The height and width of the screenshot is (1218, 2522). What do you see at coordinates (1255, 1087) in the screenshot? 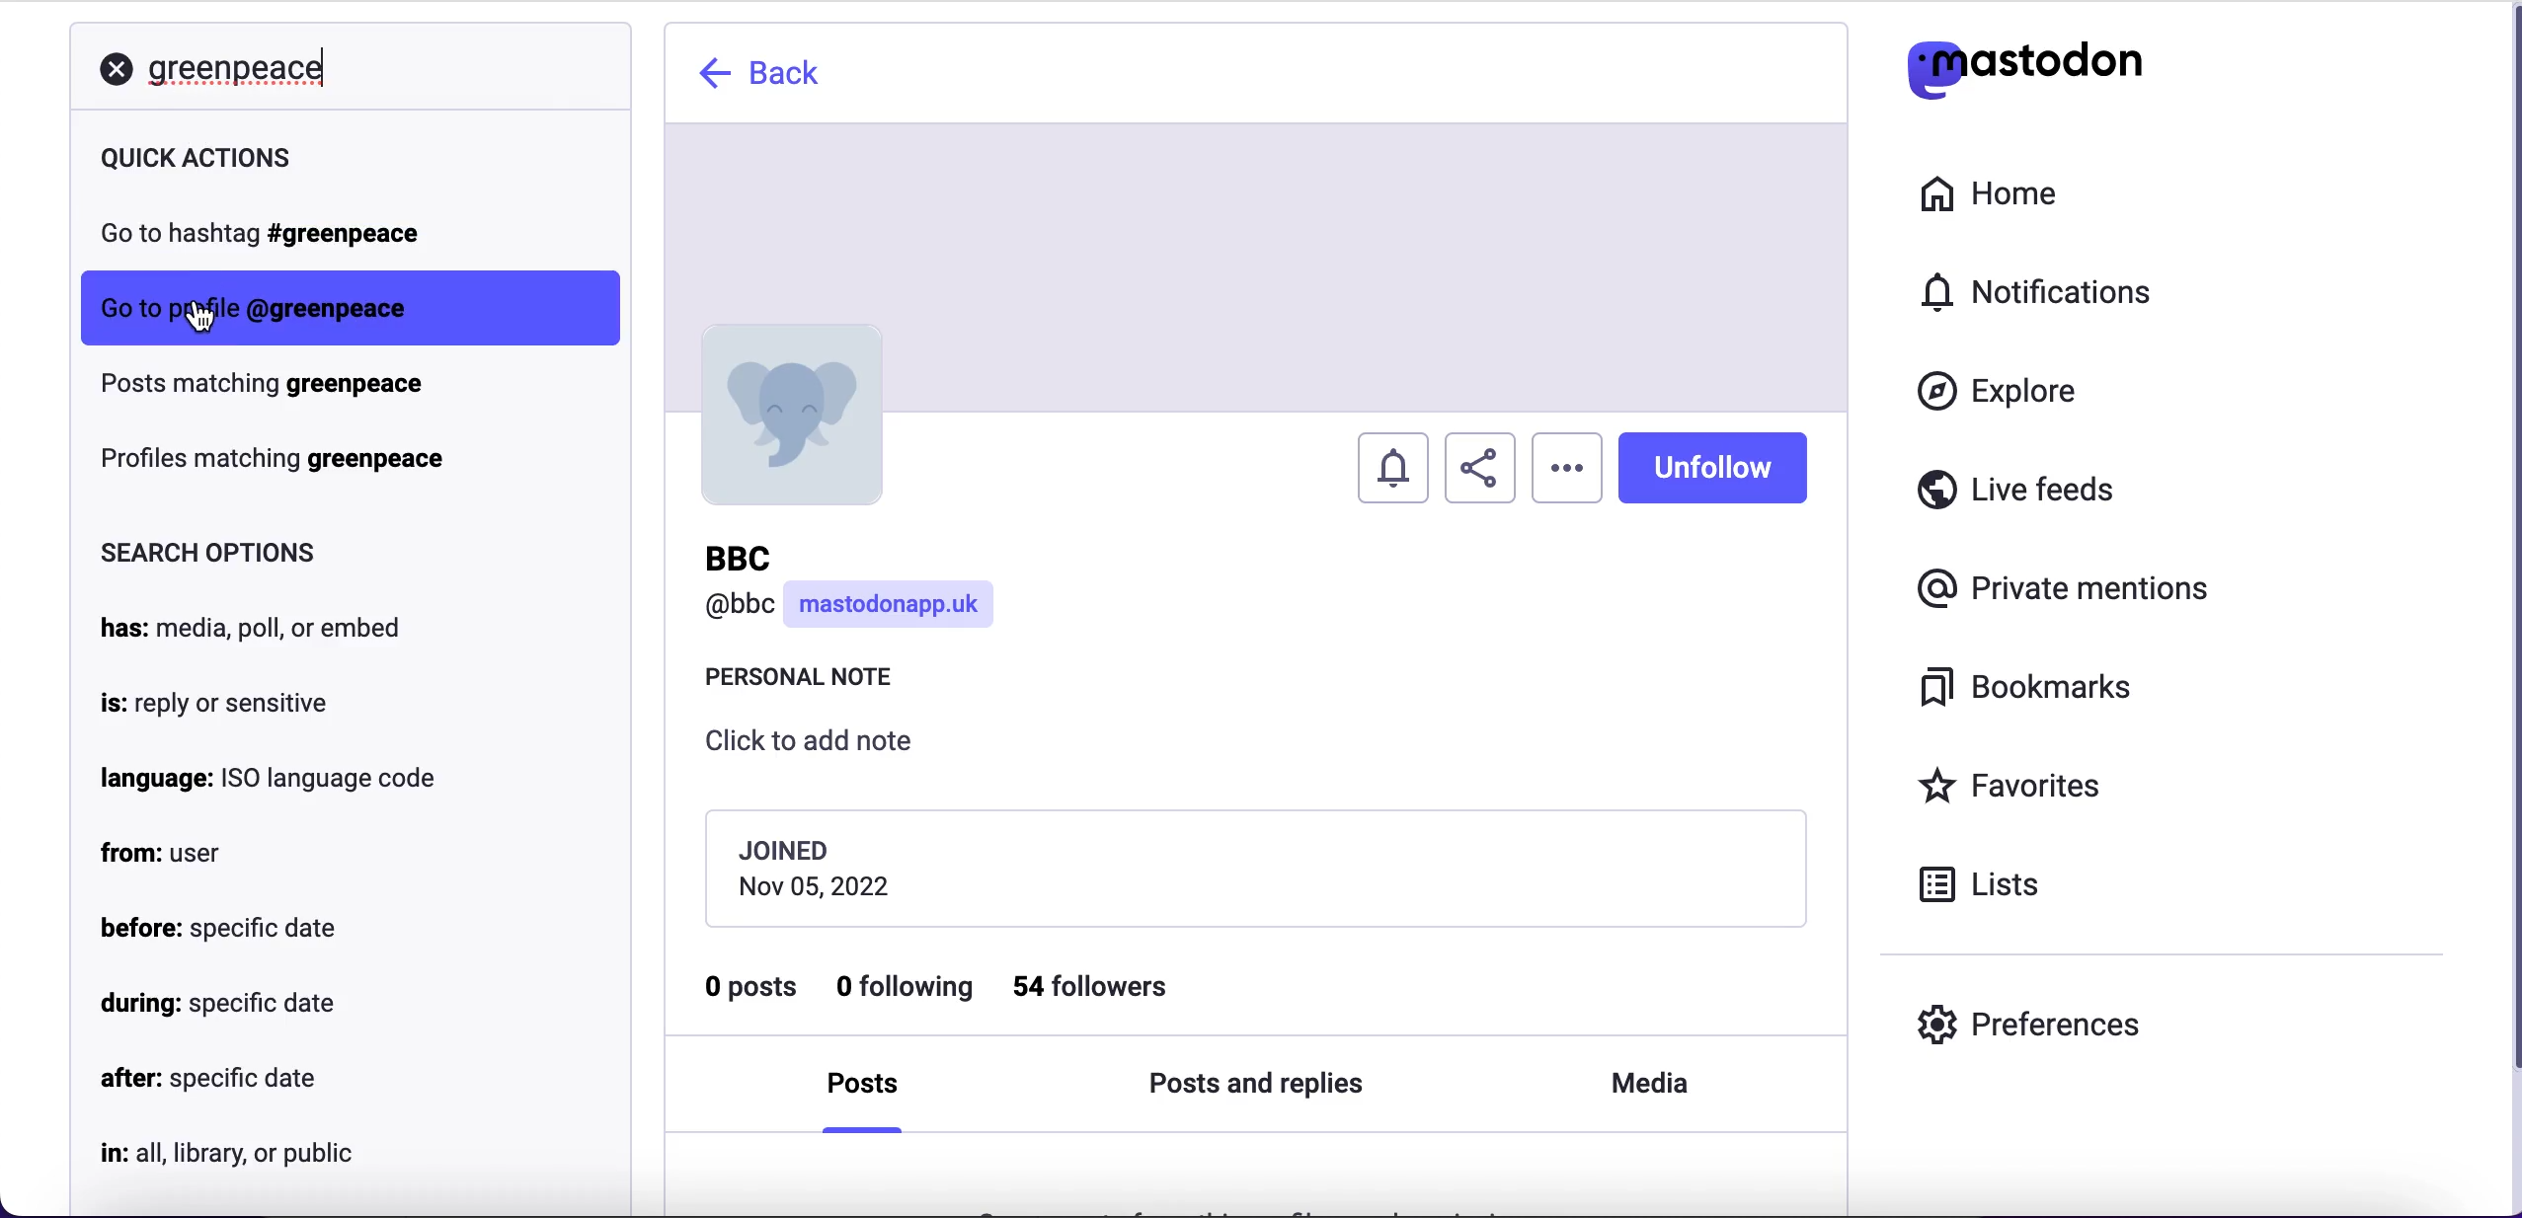
I see `posts and replies` at bounding box center [1255, 1087].